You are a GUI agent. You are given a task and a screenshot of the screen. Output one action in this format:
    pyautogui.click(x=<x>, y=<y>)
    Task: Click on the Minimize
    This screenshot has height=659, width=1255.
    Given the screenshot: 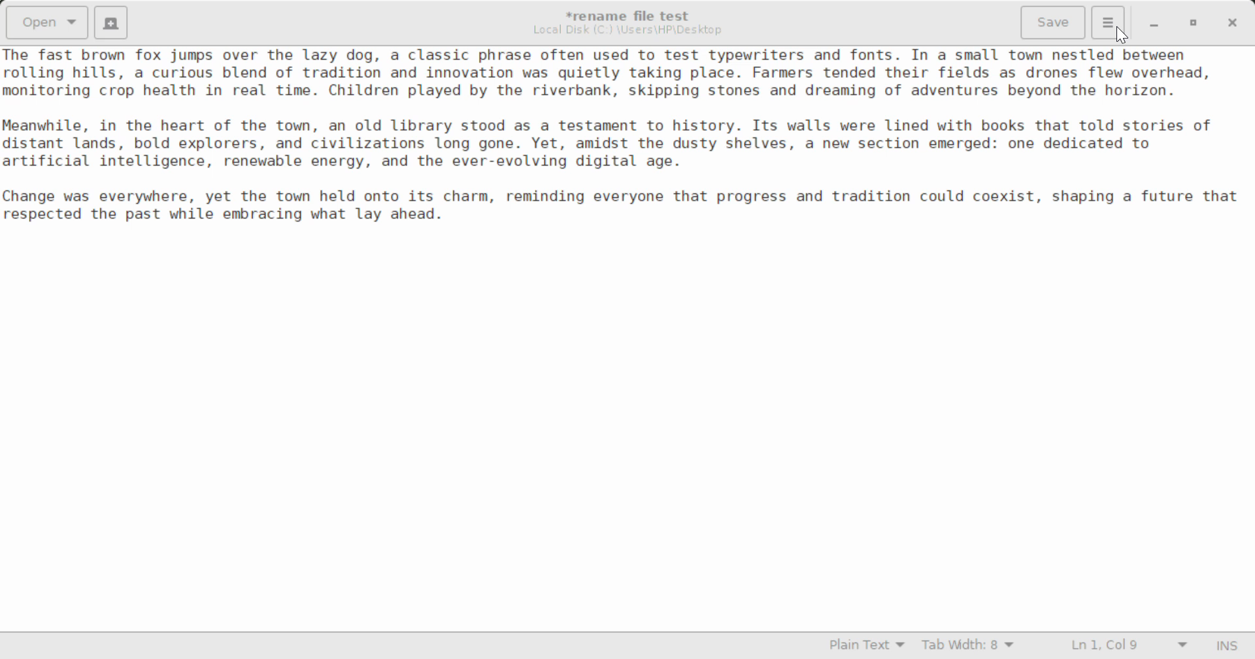 What is the action you would take?
    pyautogui.click(x=1195, y=22)
    